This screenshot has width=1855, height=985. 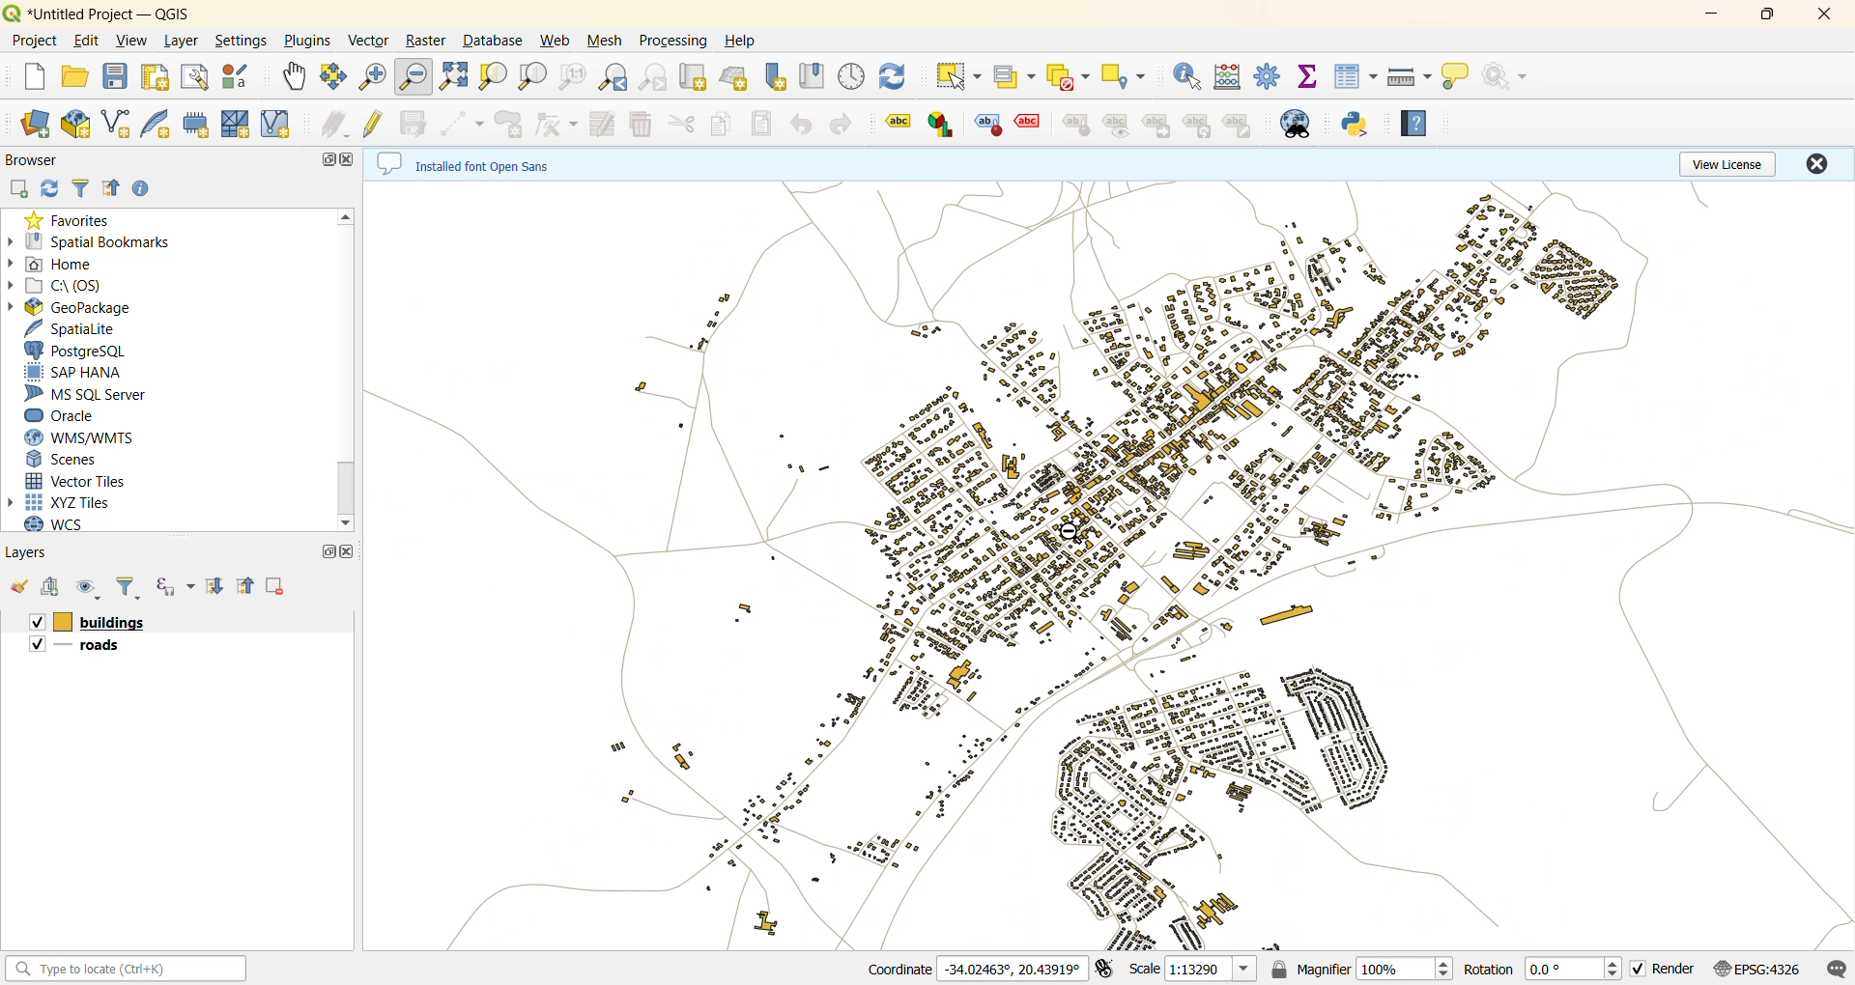 What do you see at coordinates (1774, 15) in the screenshot?
I see `maximize` at bounding box center [1774, 15].